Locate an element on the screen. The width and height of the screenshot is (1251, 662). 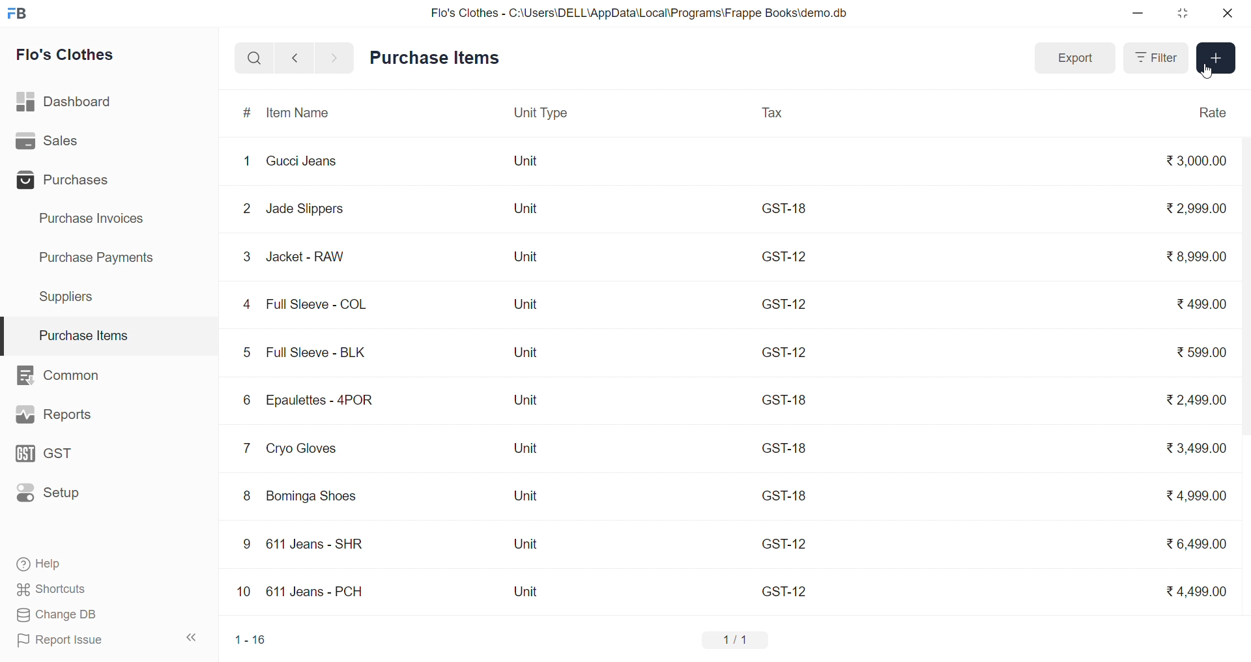
Help is located at coordinates (103, 562).